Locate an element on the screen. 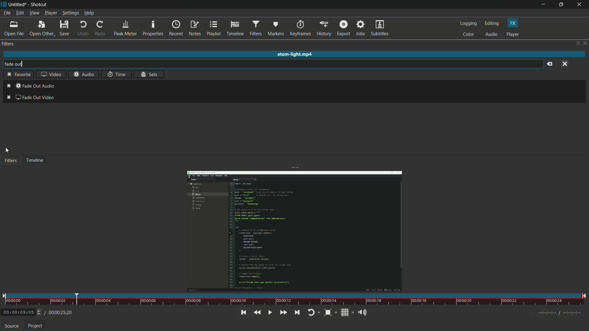  player is located at coordinates (513, 34).